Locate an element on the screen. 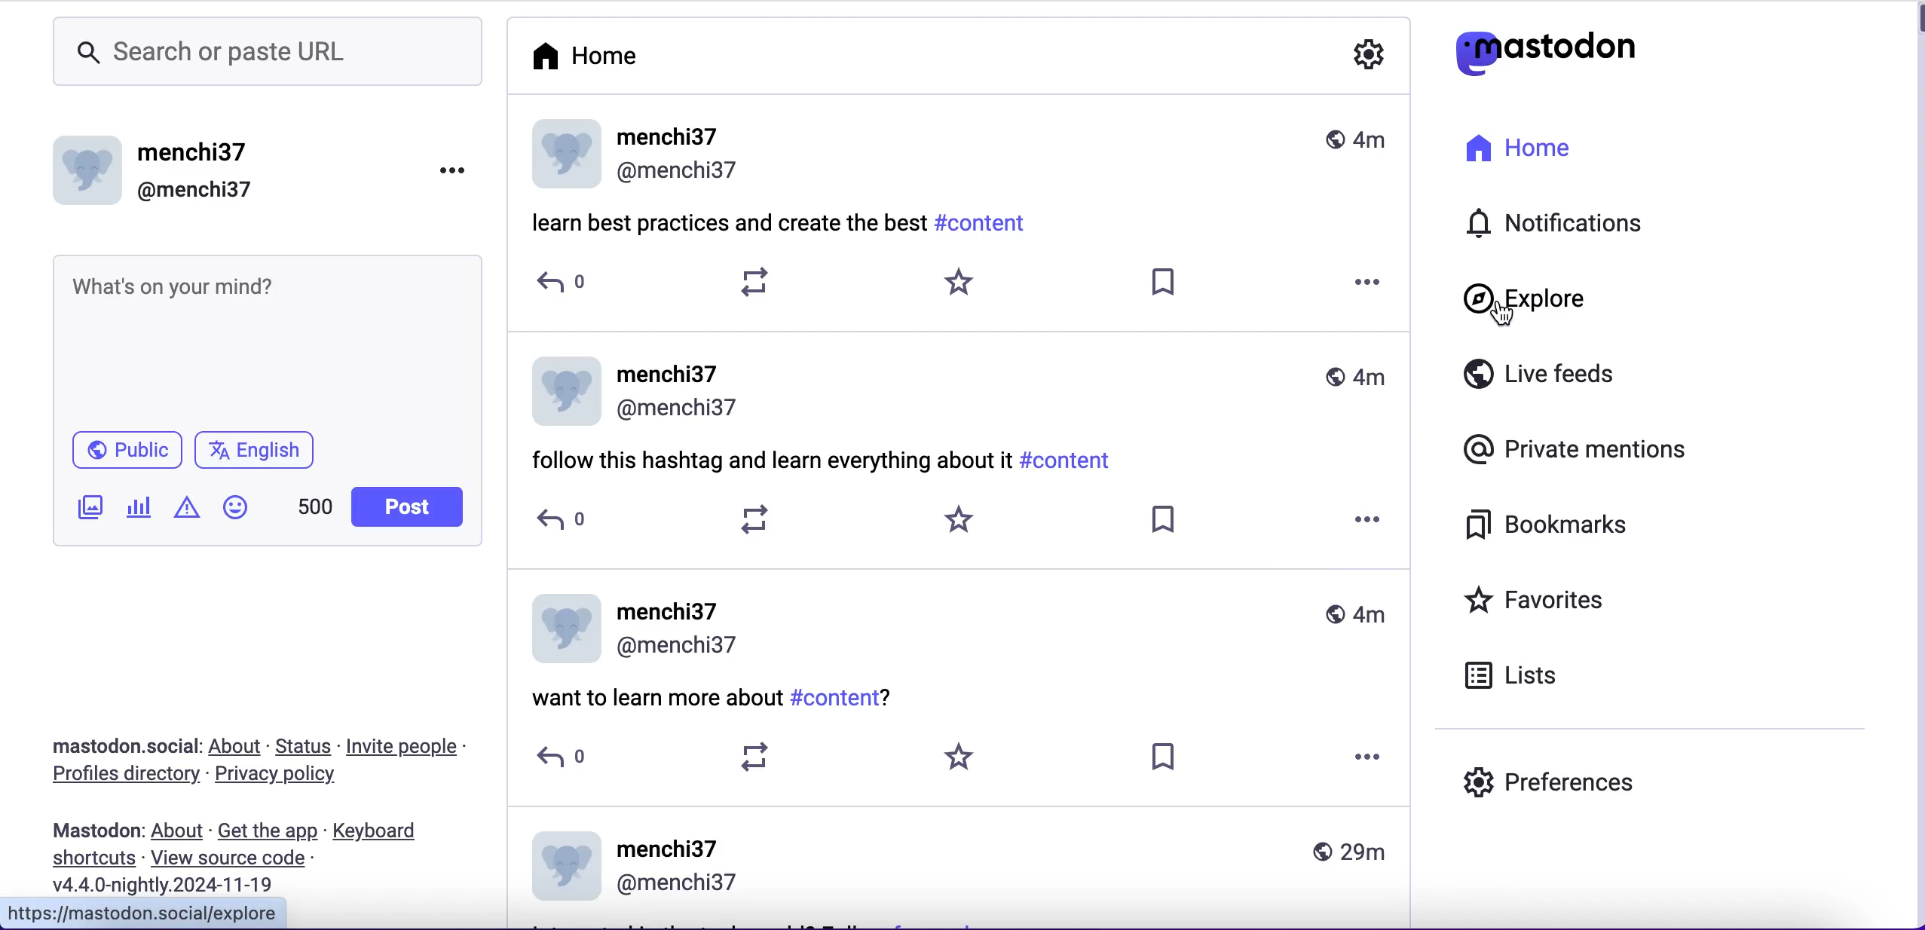  search or paste url is located at coordinates (264, 55).